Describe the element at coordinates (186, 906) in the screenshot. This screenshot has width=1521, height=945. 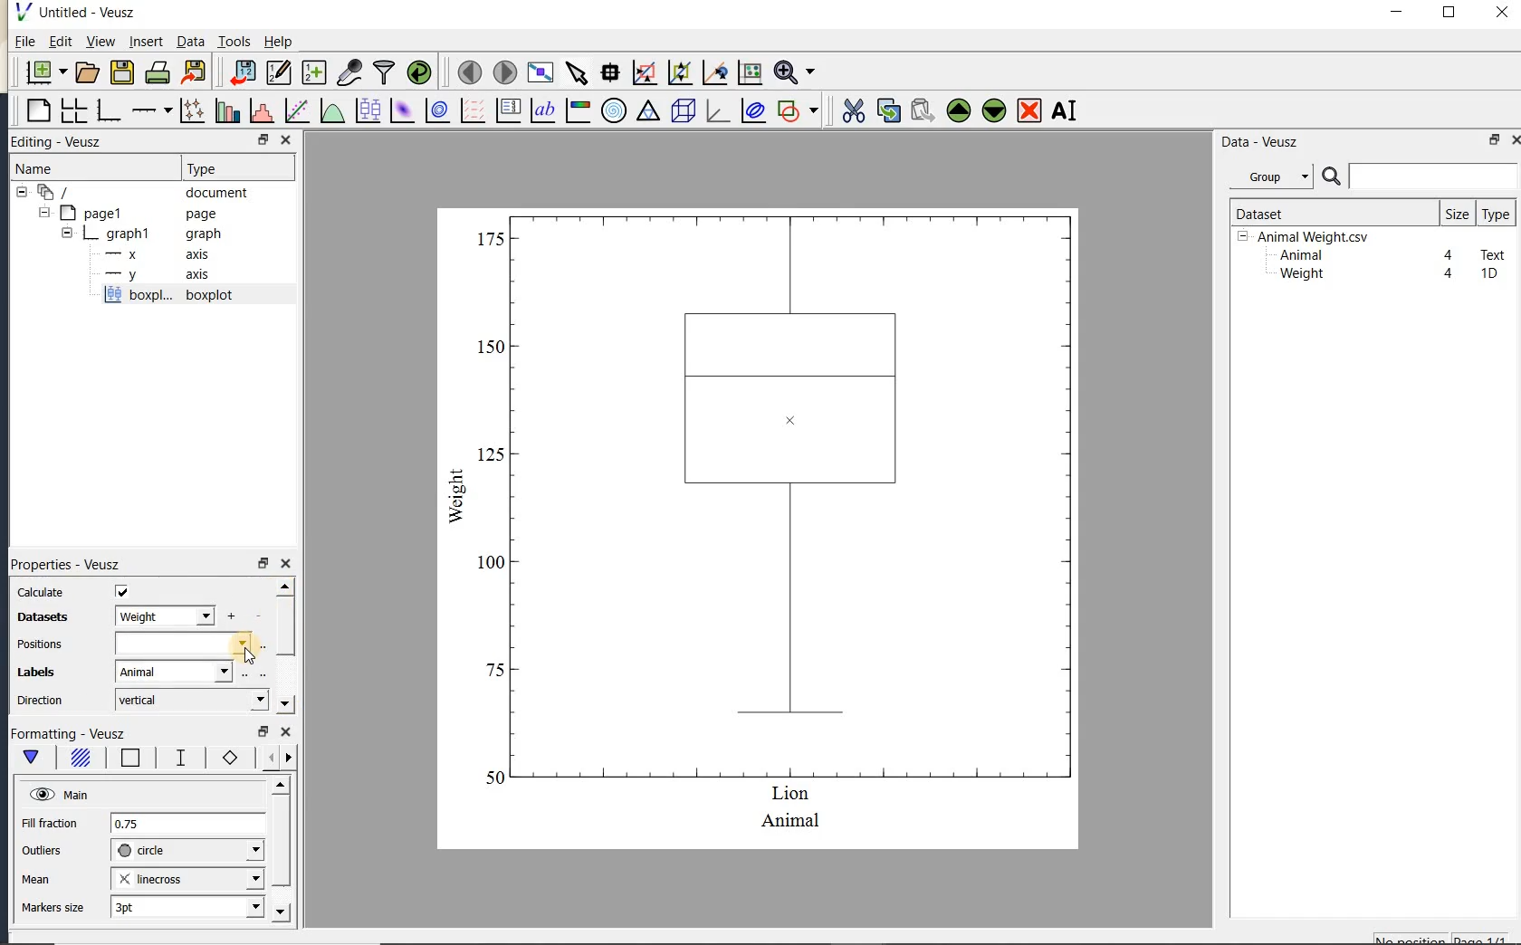
I see `3pt` at that location.